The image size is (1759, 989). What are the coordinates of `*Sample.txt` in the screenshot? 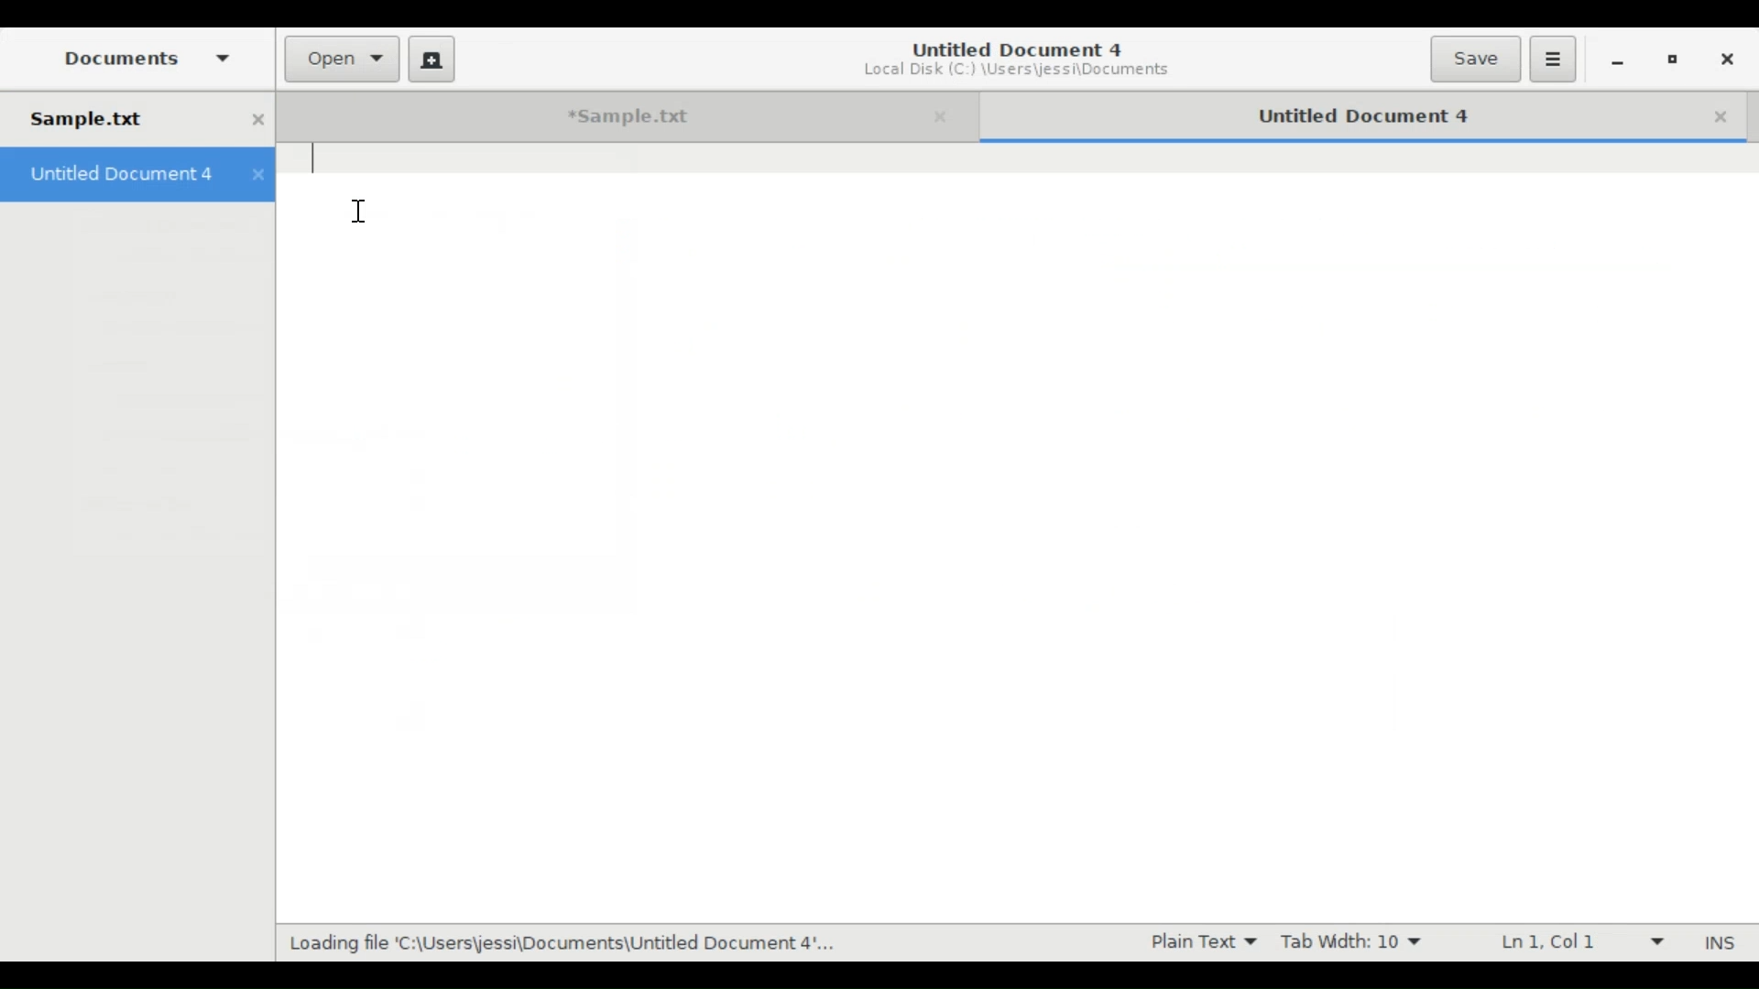 It's located at (598, 116).